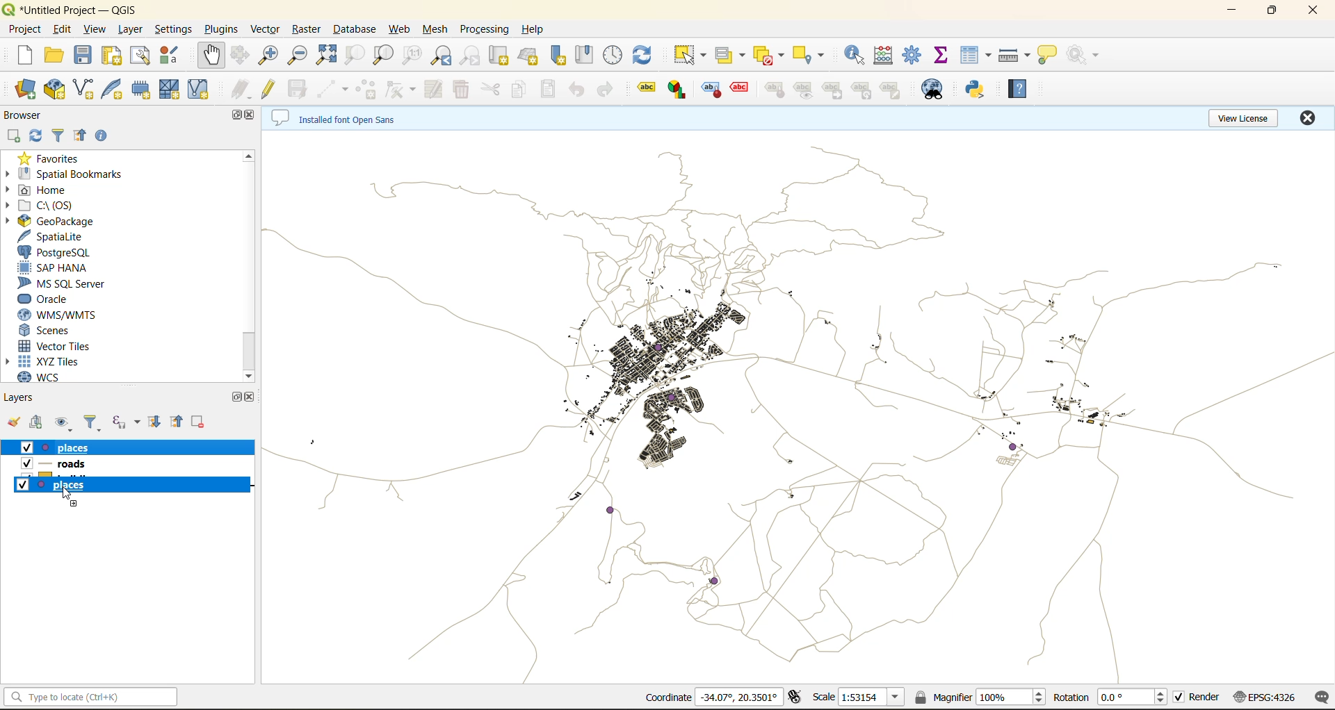 The image size is (1335, 710). I want to click on new spatialite, so click(113, 90).